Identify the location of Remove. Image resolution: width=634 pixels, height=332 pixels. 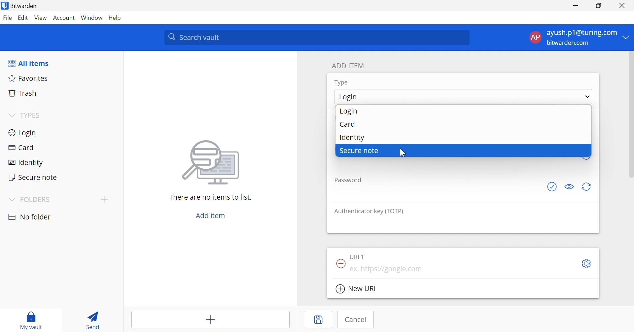
(341, 264).